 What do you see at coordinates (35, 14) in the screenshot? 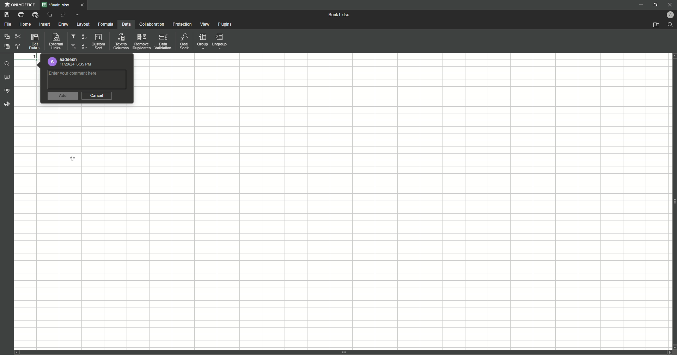
I see `Quick Print` at bounding box center [35, 14].